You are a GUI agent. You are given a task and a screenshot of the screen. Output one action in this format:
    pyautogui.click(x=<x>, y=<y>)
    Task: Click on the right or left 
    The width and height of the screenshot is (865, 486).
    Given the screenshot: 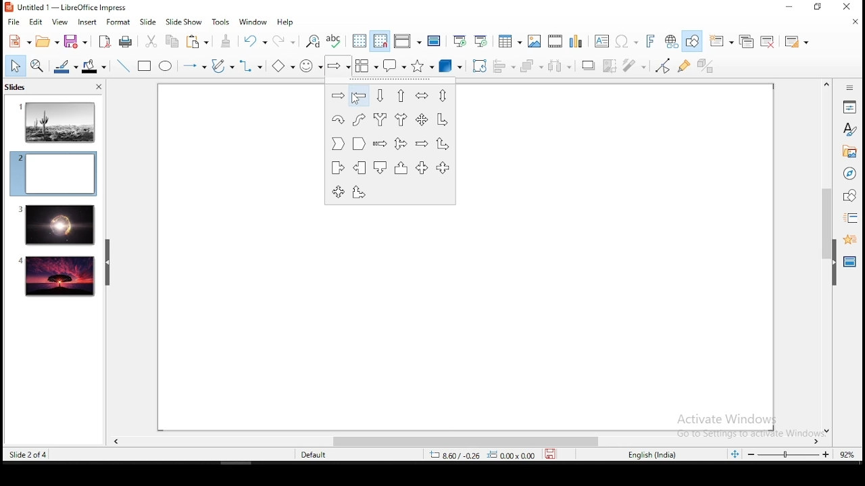 What is the action you would take?
    pyautogui.click(x=401, y=119)
    